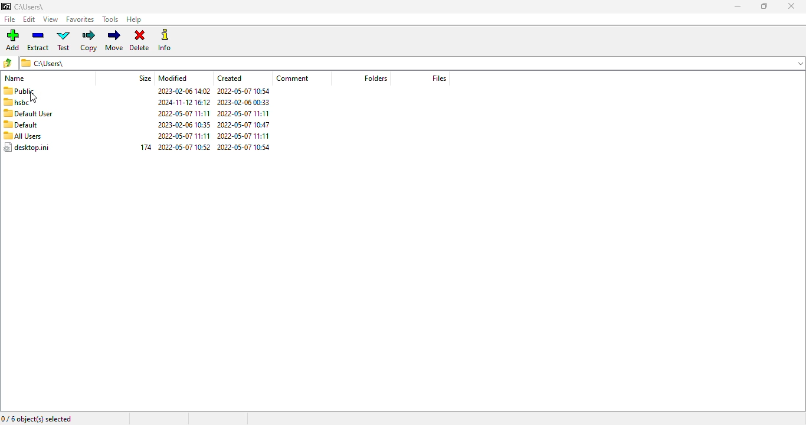  What do you see at coordinates (243, 113) in the screenshot?
I see `2022-05-07 11:11` at bounding box center [243, 113].